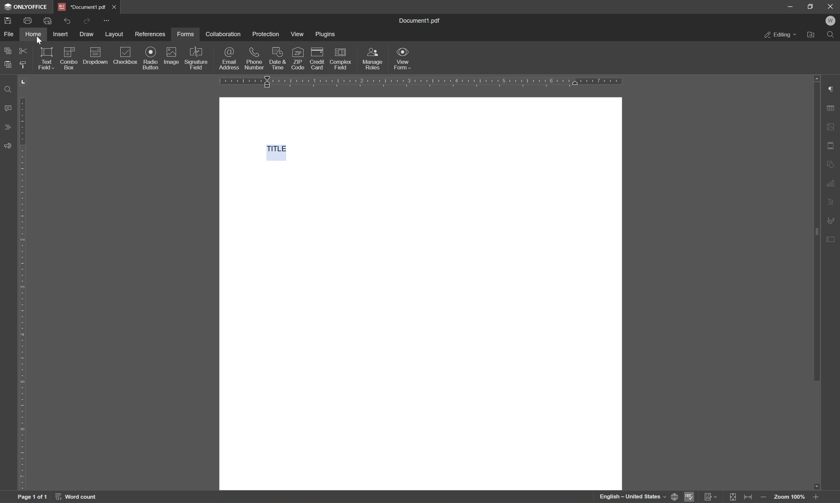 This screenshot has width=840, height=503. I want to click on document1.pdf, so click(421, 21).